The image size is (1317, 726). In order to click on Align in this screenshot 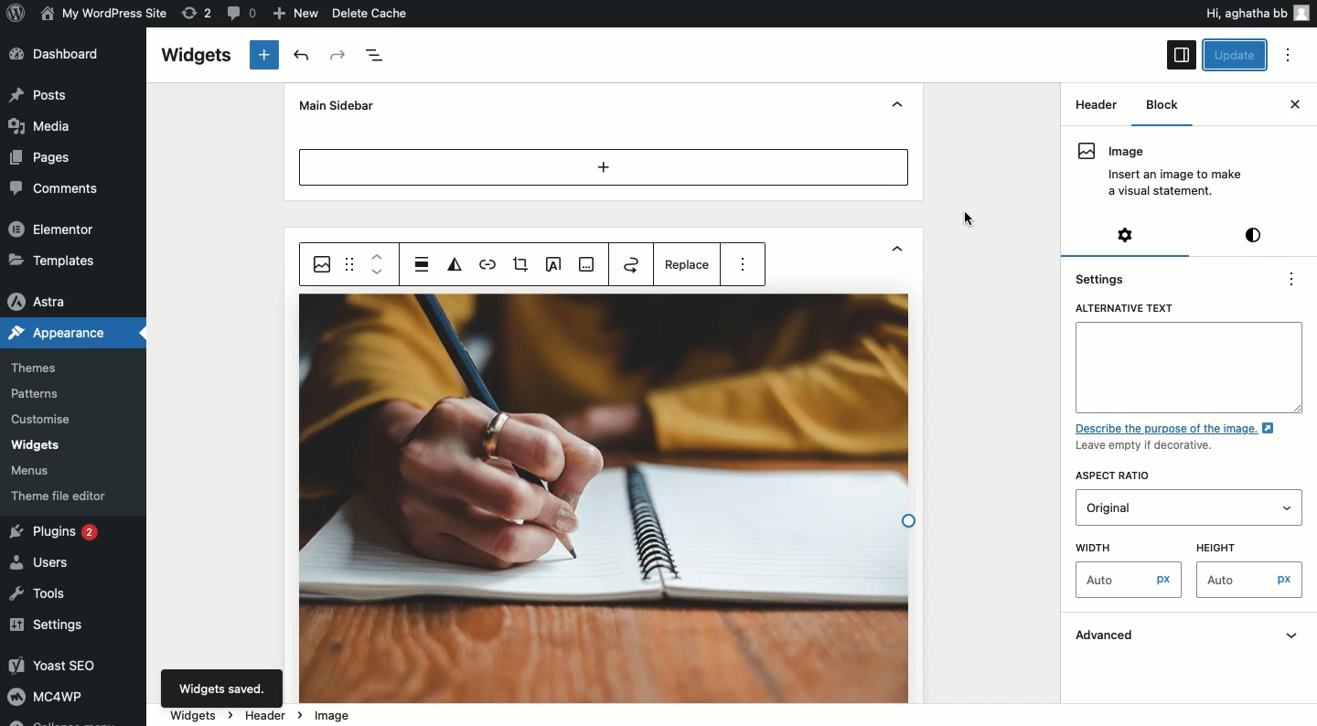, I will do `click(423, 263)`.